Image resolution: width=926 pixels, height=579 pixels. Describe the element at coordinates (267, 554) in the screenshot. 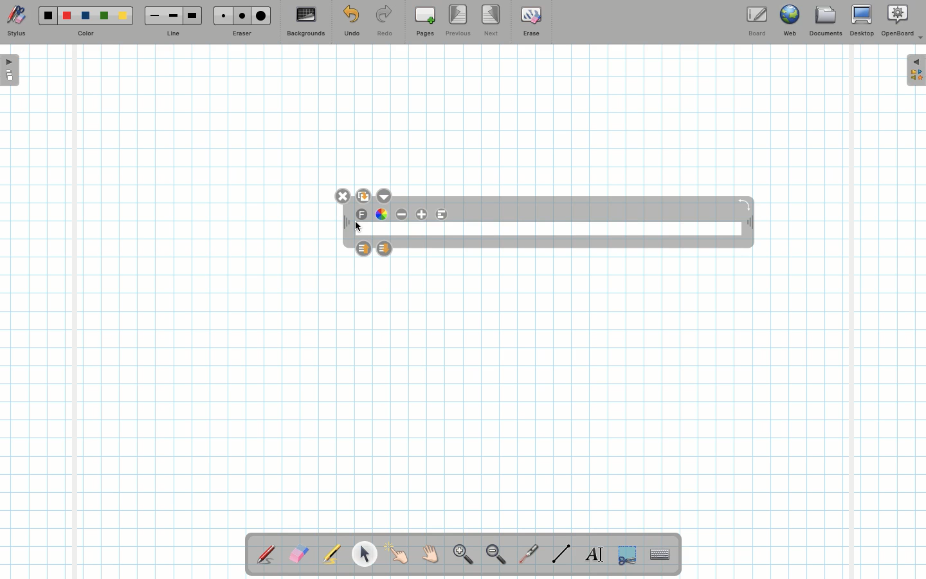

I see `Stylus` at that location.